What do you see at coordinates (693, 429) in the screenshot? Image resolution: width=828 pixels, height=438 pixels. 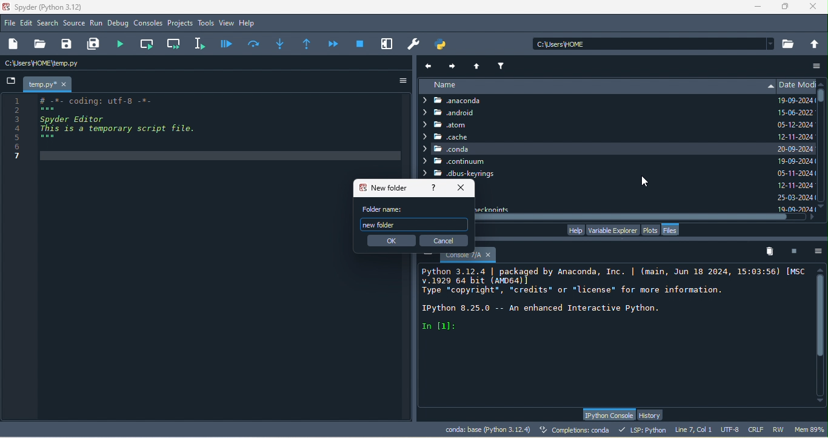 I see `line 7, col 1` at bounding box center [693, 429].